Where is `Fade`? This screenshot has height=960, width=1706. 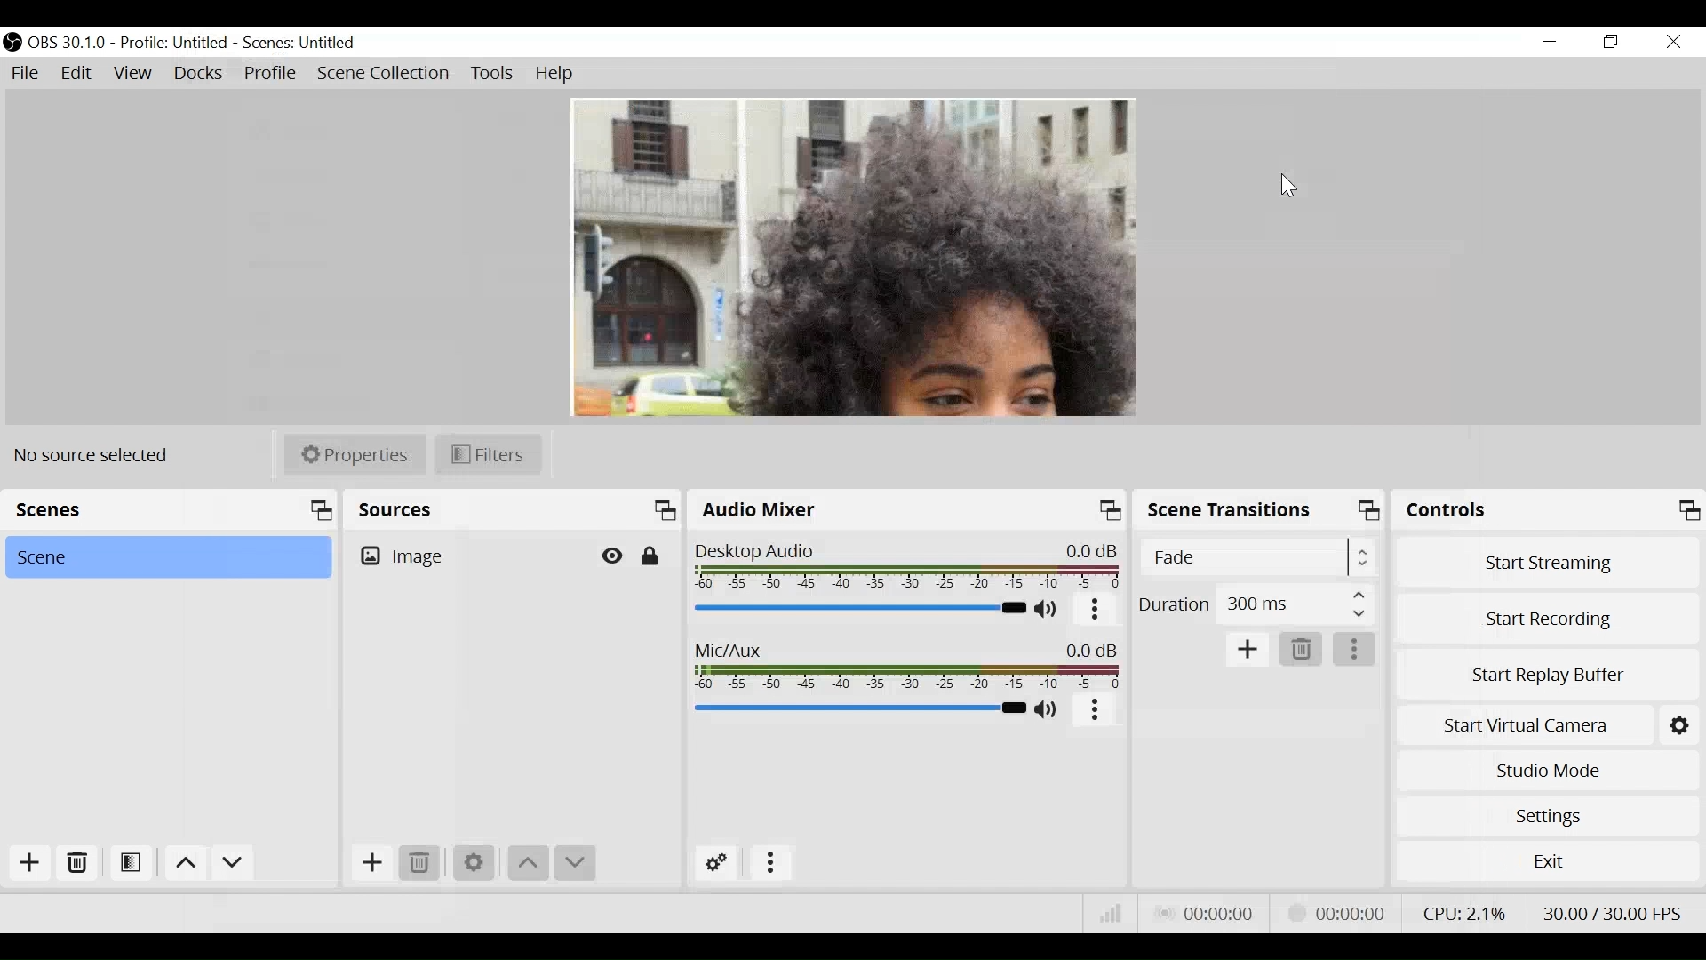
Fade is located at coordinates (1256, 556).